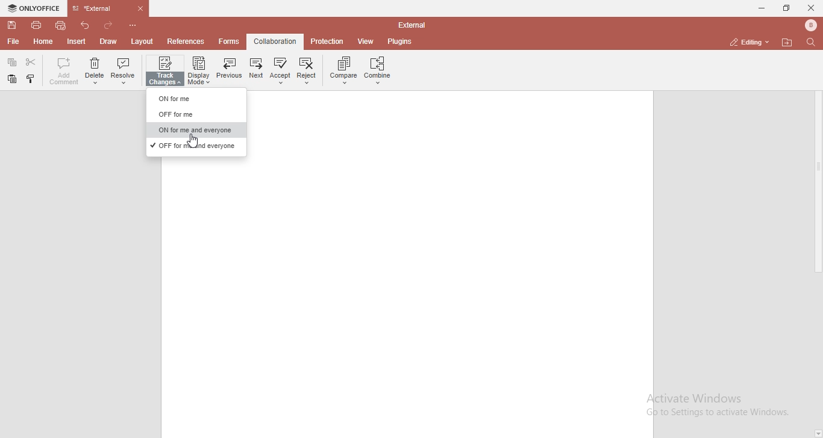  I want to click on paste speacial, so click(12, 61).